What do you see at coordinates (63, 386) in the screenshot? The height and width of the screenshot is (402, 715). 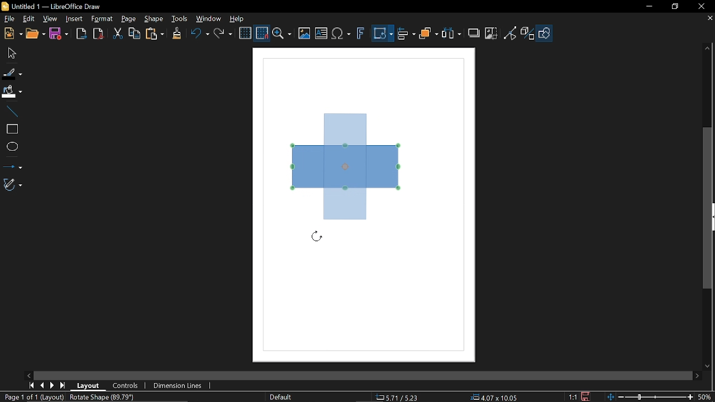 I see `Last page` at bounding box center [63, 386].